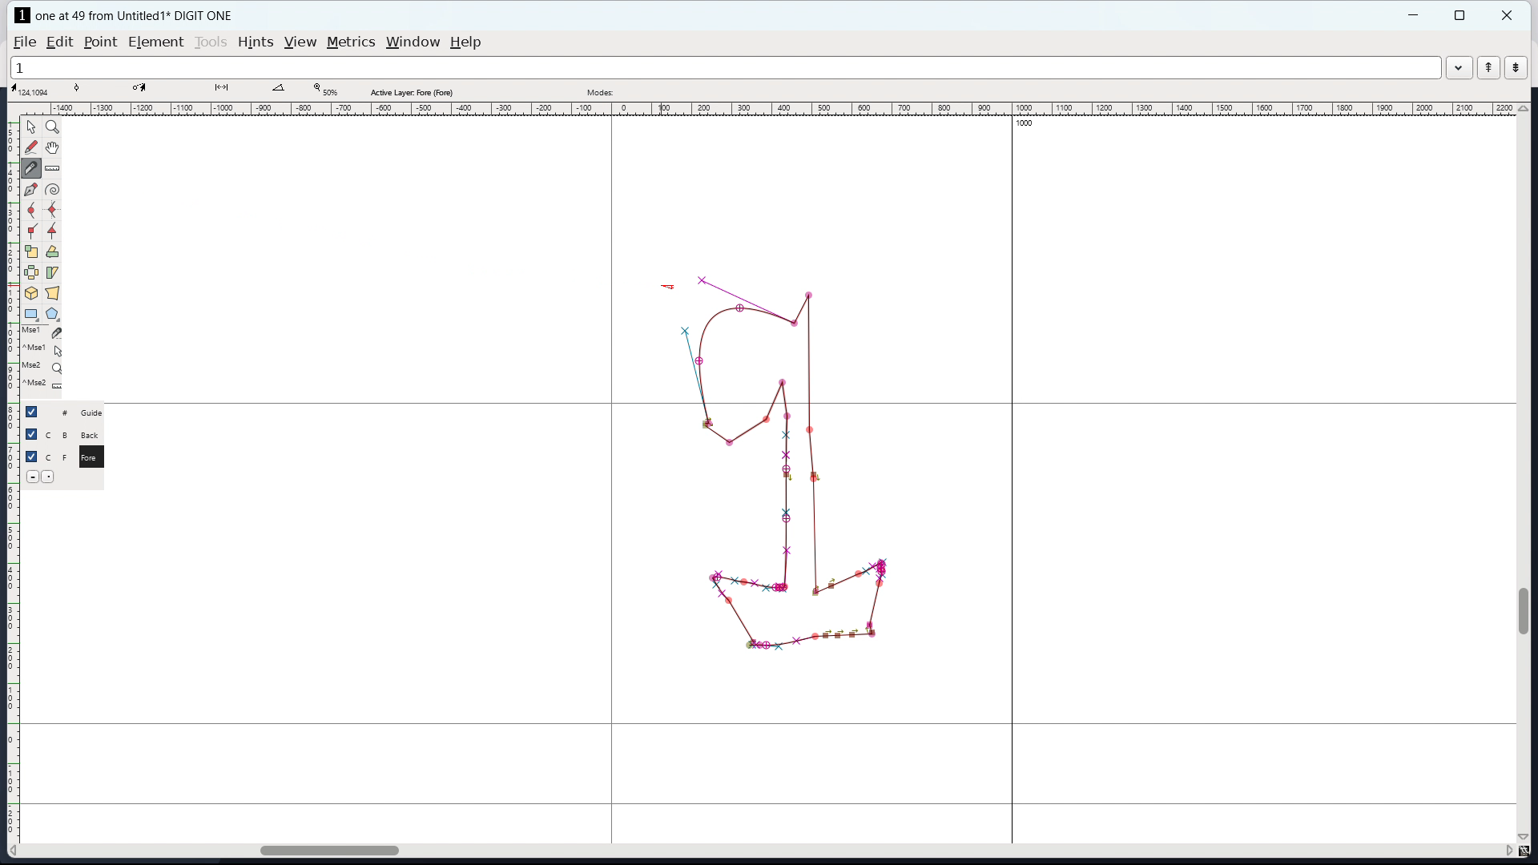  Describe the element at coordinates (96, 412) in the screenshot. I see `guide` at that location.